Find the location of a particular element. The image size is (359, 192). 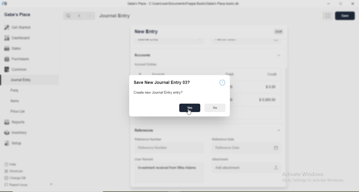

full screen is located at coordinates (341, 4).